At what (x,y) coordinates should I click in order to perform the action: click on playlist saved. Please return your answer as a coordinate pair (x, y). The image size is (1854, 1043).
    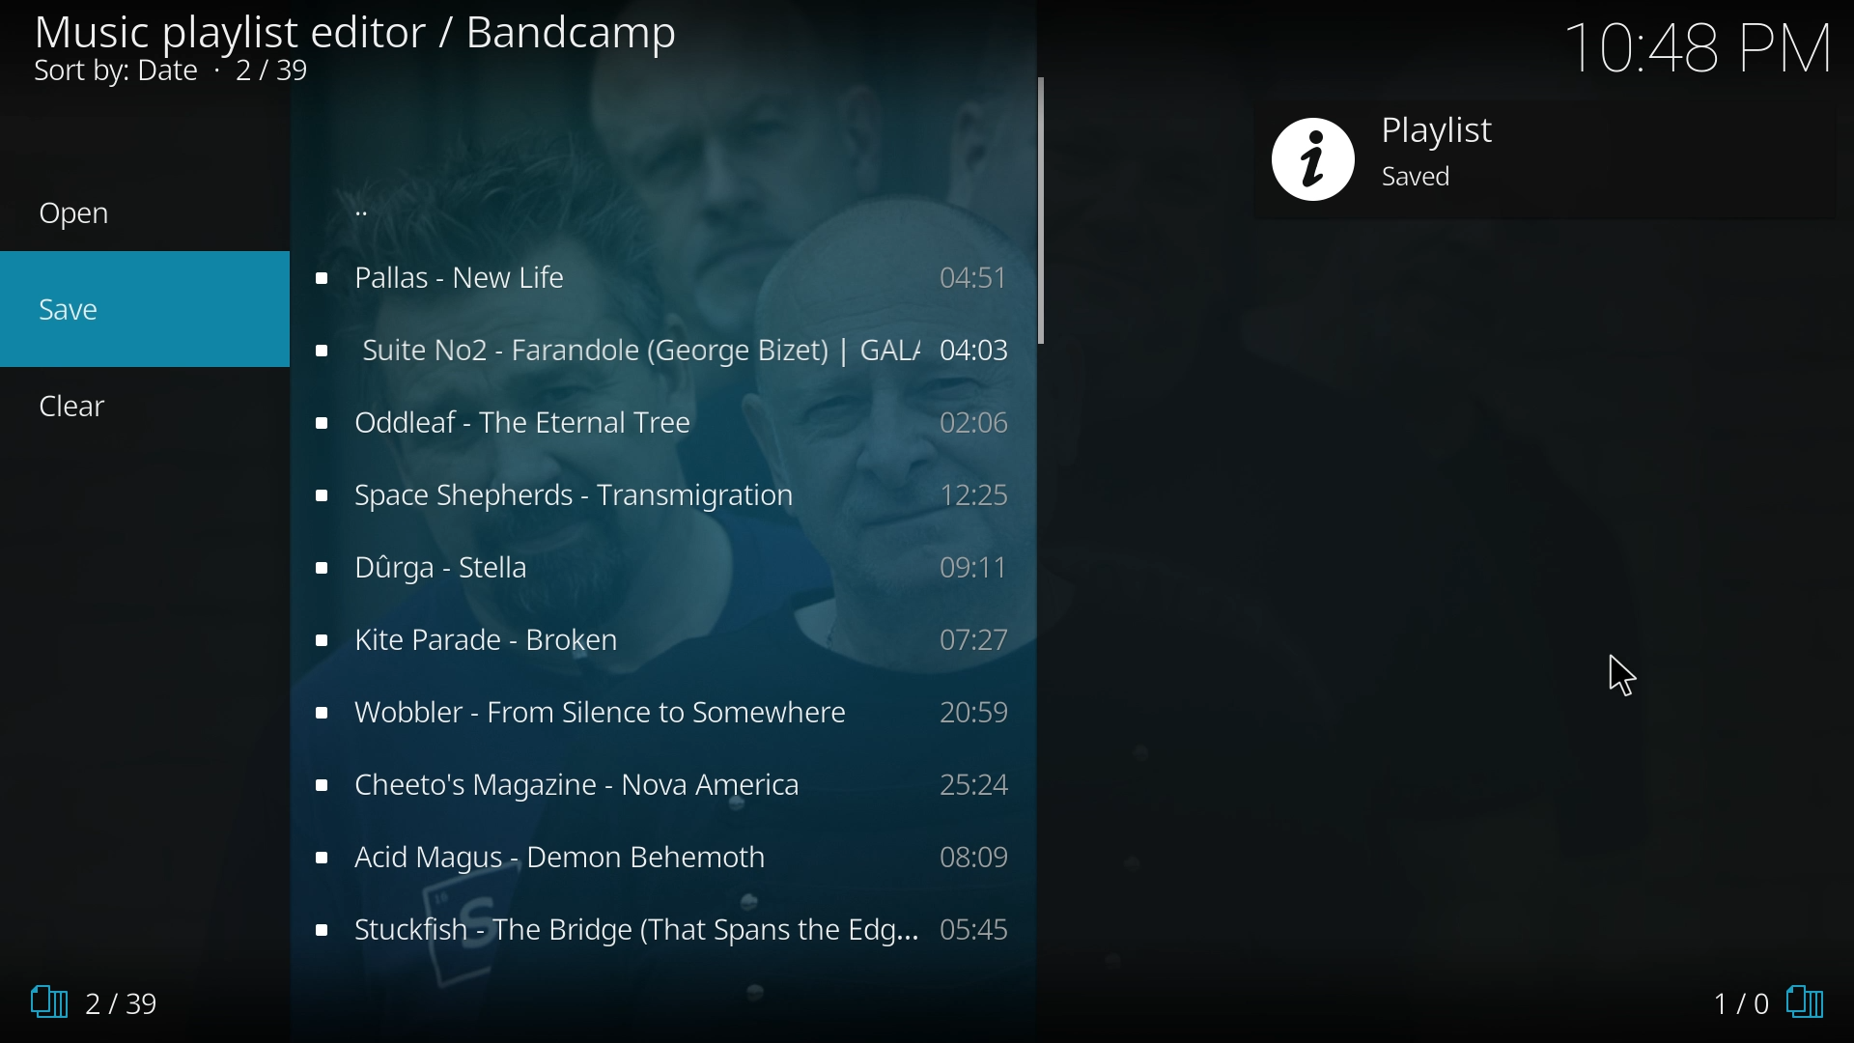
    Looking at the image, I should click on (1423, 152).